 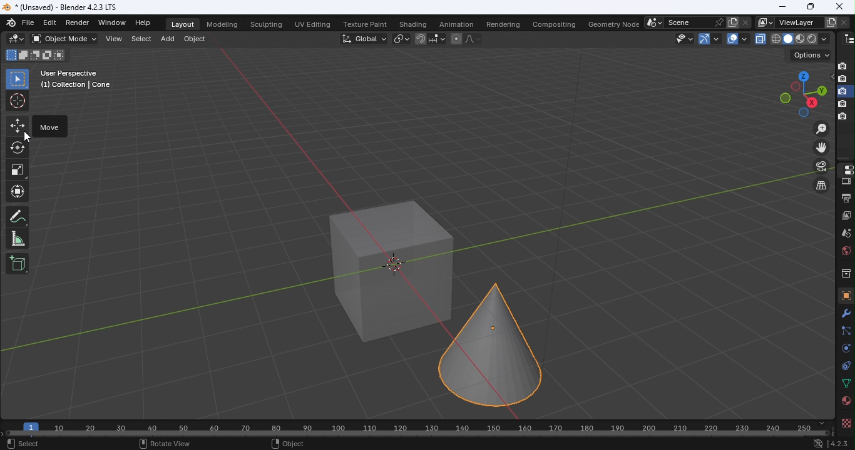 I want to click on View, so click(x=113, y=40).